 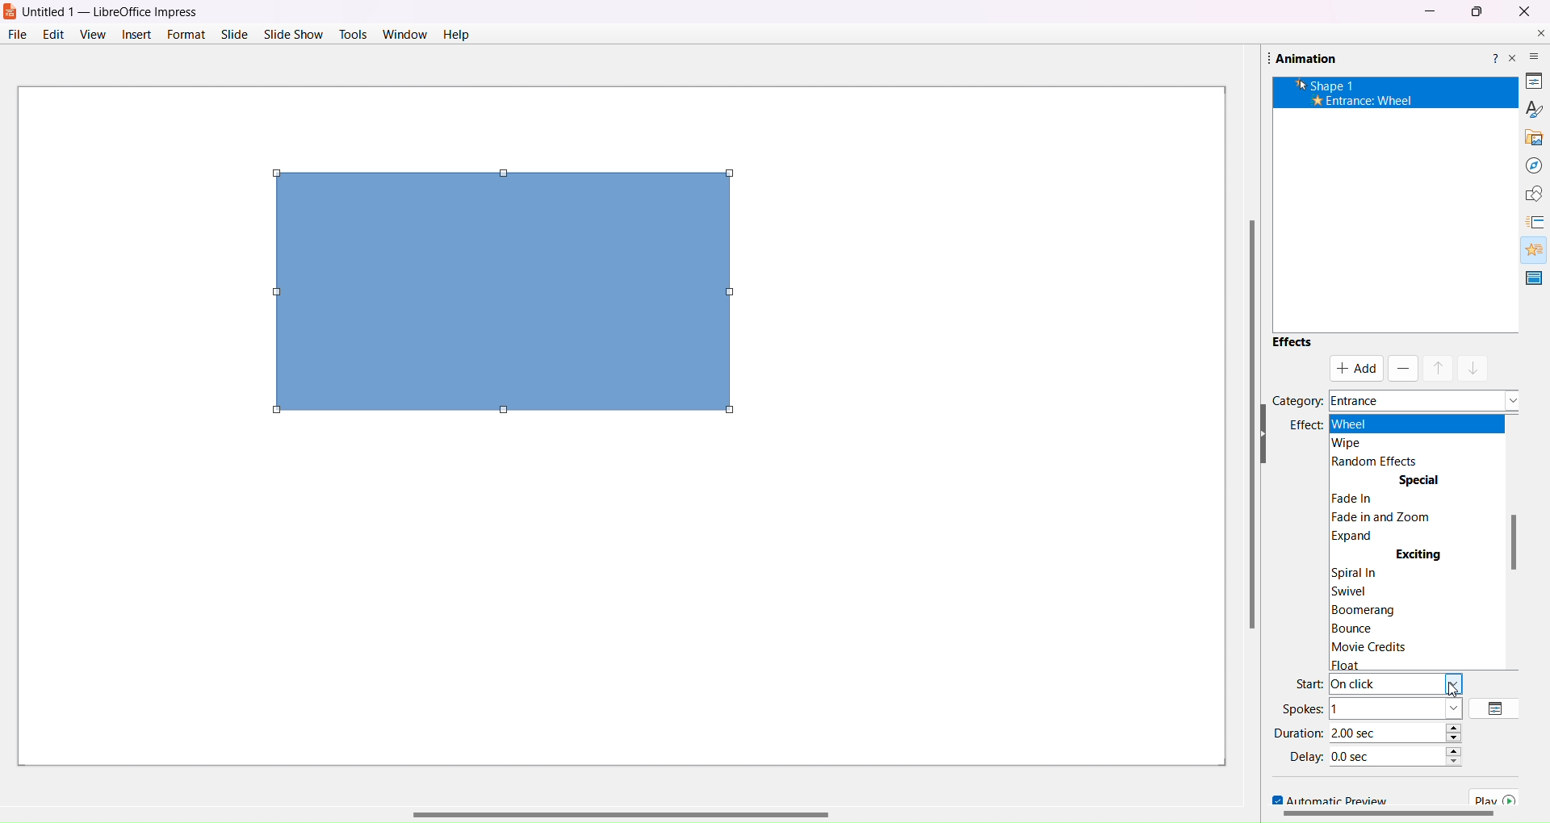 I want to click on Animation, so click(x=1301, y=59).